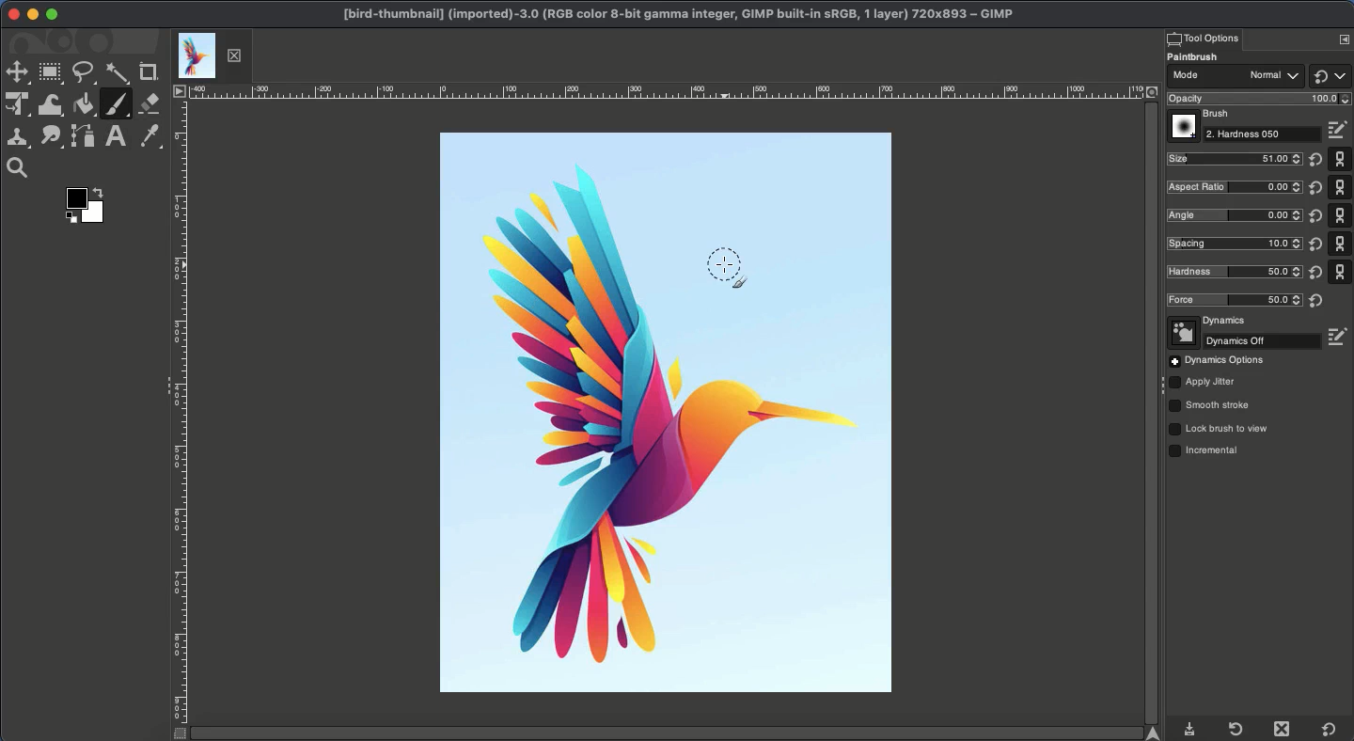 The image size is (1354, 741). What do you see at coordinates (1285, 729) in the screenshot?
I see `Close` at bounding box center [1285, 729].